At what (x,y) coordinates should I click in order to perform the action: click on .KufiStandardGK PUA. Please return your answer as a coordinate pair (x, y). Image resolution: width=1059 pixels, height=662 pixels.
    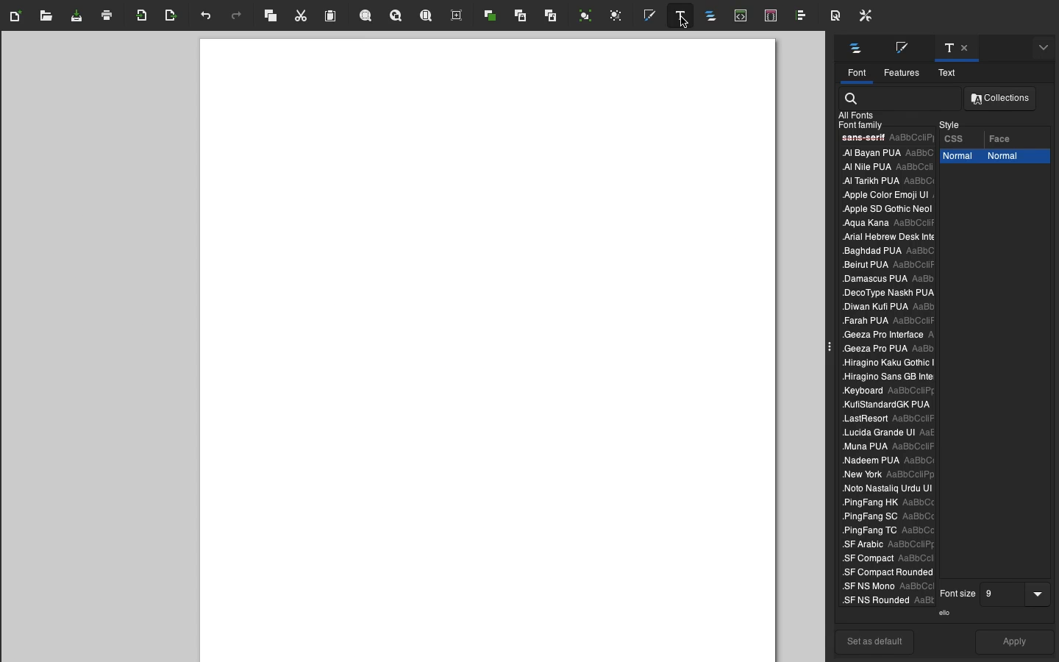
    Looking at the image, I should click on (890, 405).